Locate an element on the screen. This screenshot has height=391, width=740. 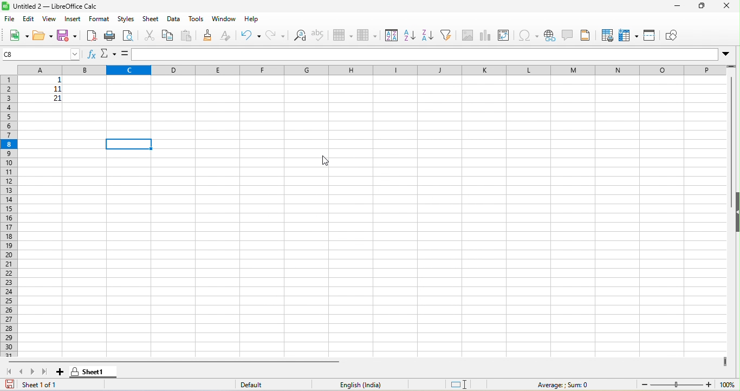
hide is located at coordinates (735, 214).